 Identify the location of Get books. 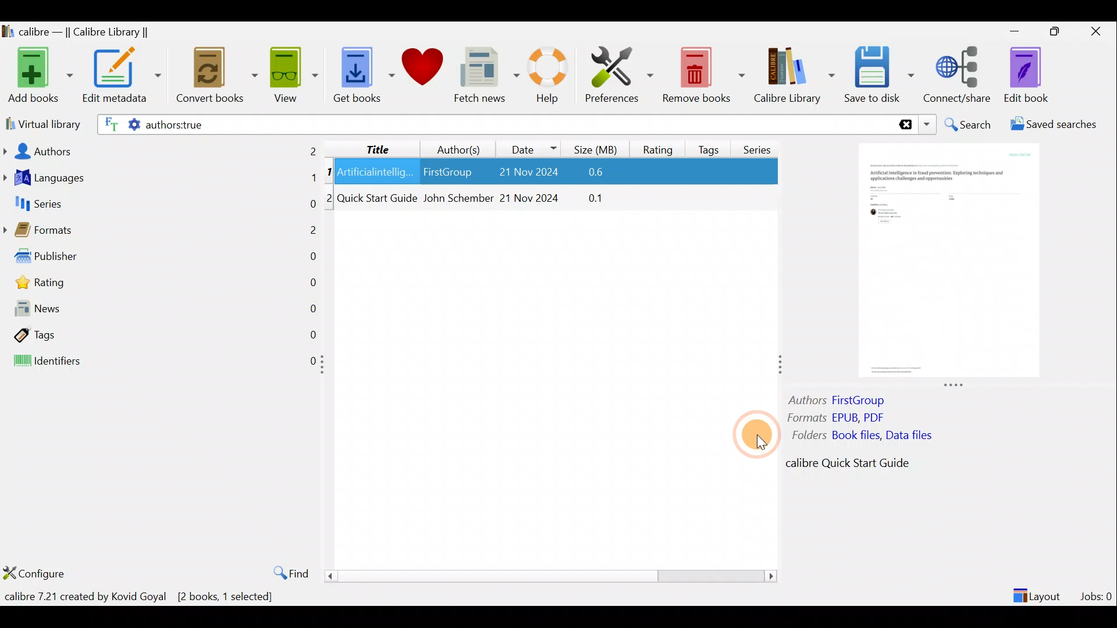
(362, 74).